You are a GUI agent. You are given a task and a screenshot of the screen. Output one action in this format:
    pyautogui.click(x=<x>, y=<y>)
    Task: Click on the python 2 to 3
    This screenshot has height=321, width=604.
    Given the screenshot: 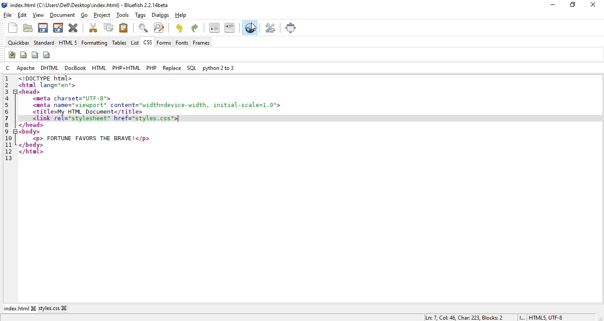 What is the action you would take?
    pyautogui.click(x=218, y=68)
    